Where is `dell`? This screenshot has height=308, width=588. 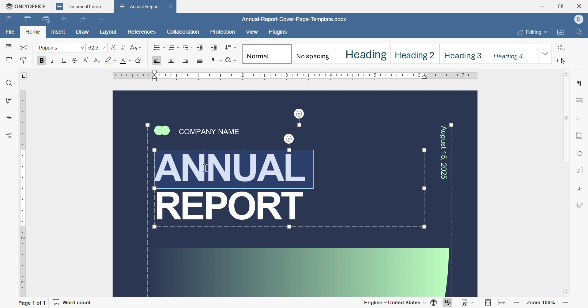
dell is located at coordinates (579, 20).